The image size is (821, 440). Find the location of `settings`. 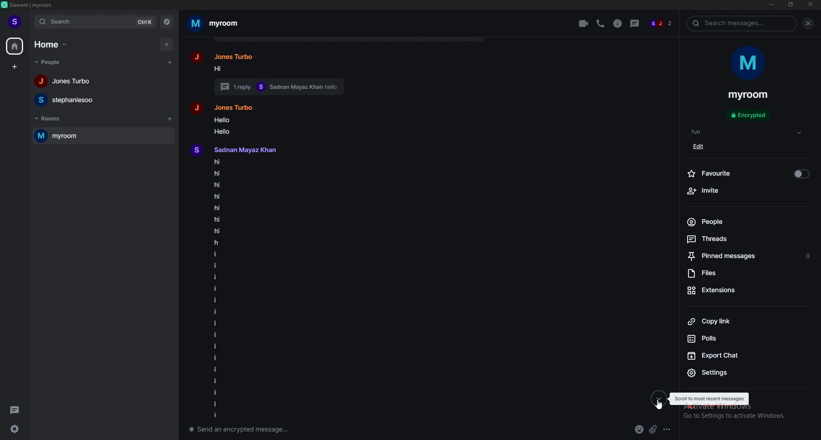

settings is located at coordinates (15, 429).